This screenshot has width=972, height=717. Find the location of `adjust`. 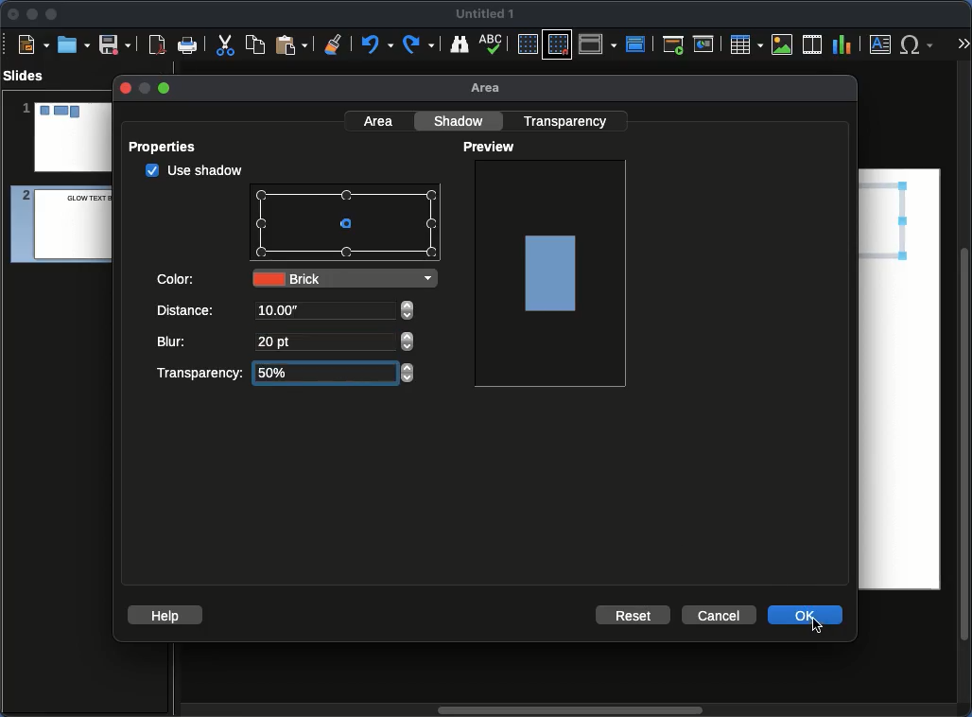

adjust is located at coordinates (408, 341).